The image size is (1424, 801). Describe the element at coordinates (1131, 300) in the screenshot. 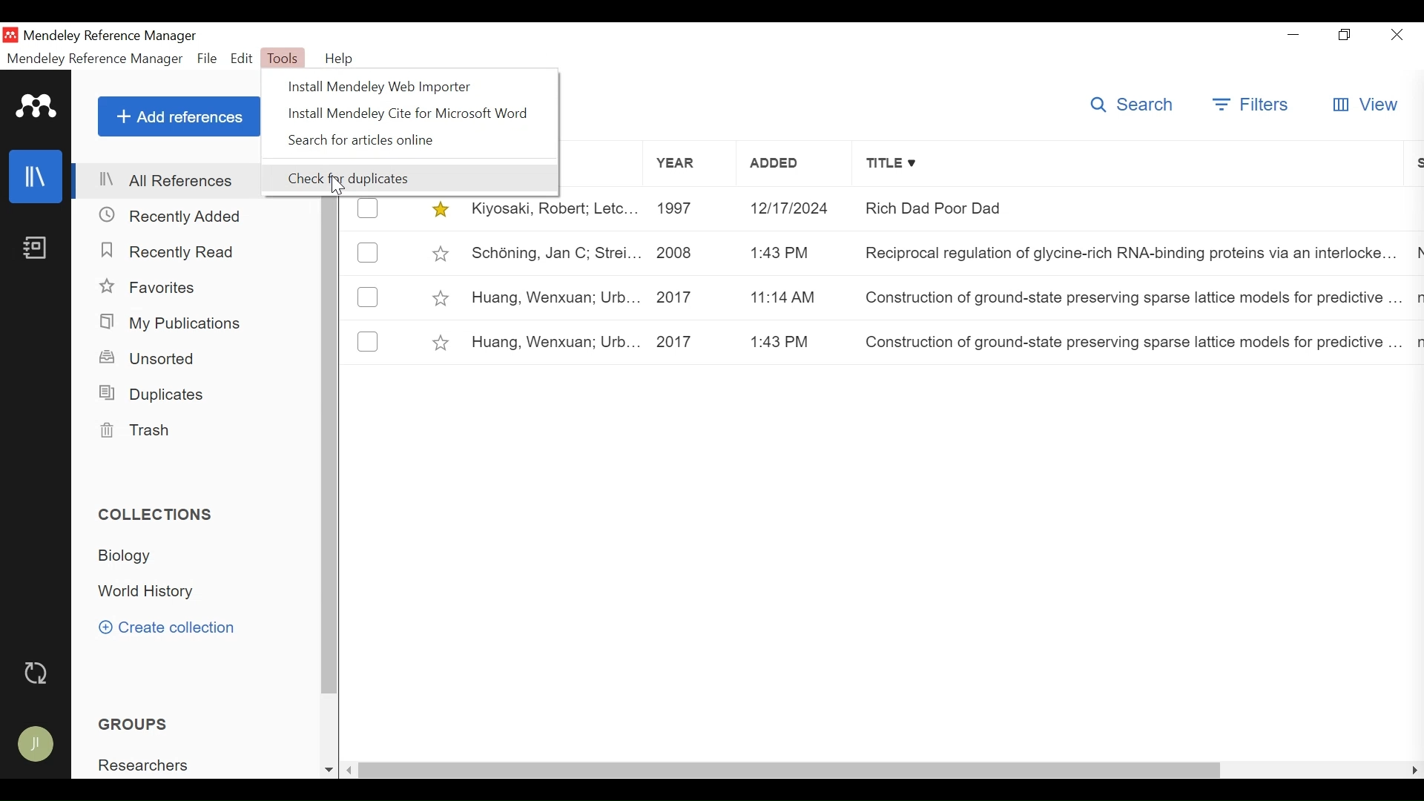

I see `Construction of ground-state preserving sparse lattice models for predictive machine simulations` at that location.